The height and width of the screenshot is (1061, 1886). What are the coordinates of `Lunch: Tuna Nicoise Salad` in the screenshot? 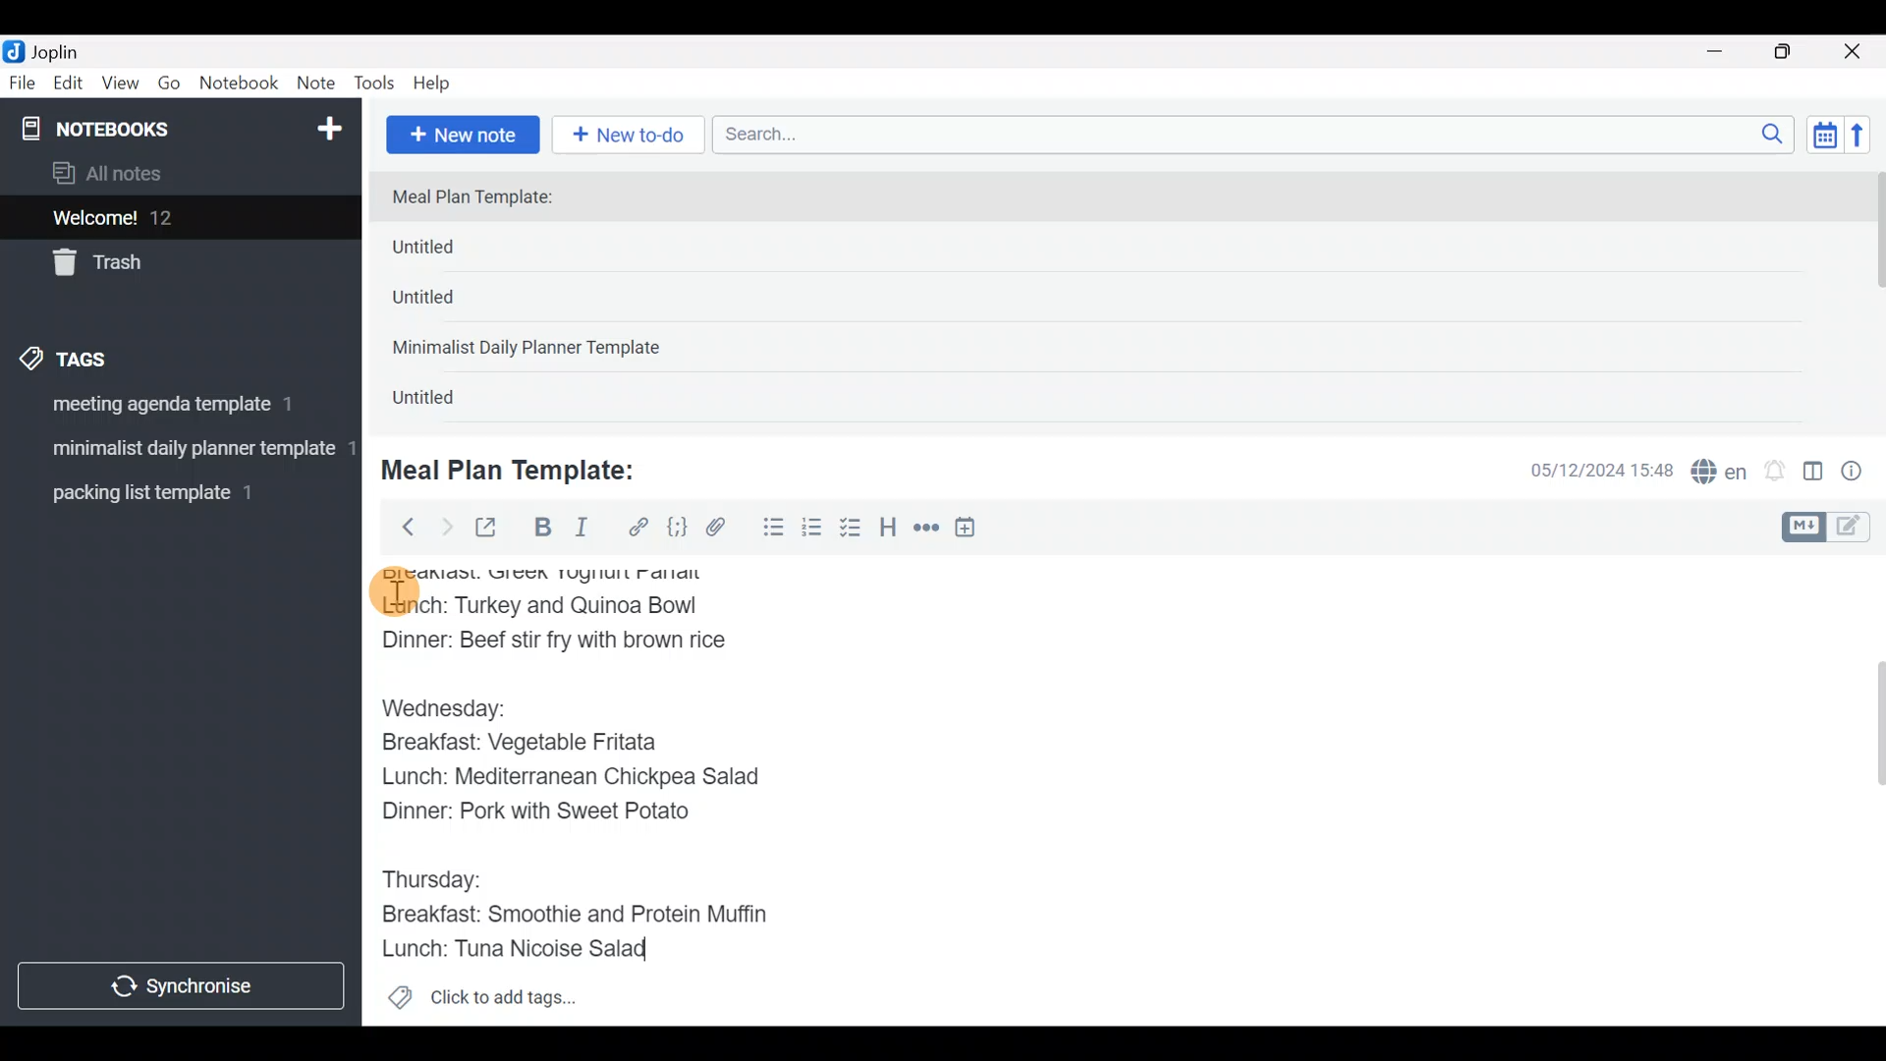 It's located at (527, 948).